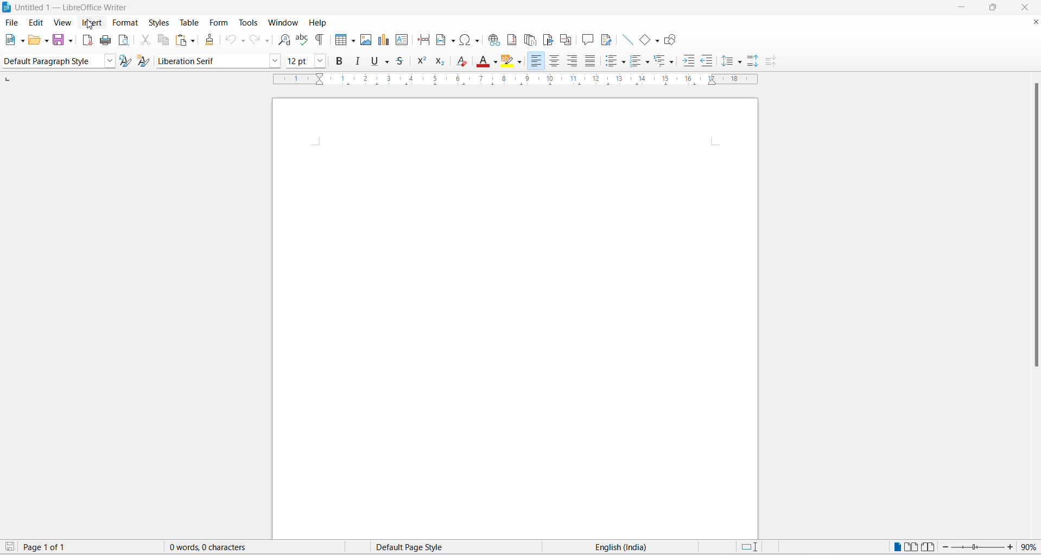 This screenshot has height=555, width=1041. I want to click on bold, so click(341, 62).